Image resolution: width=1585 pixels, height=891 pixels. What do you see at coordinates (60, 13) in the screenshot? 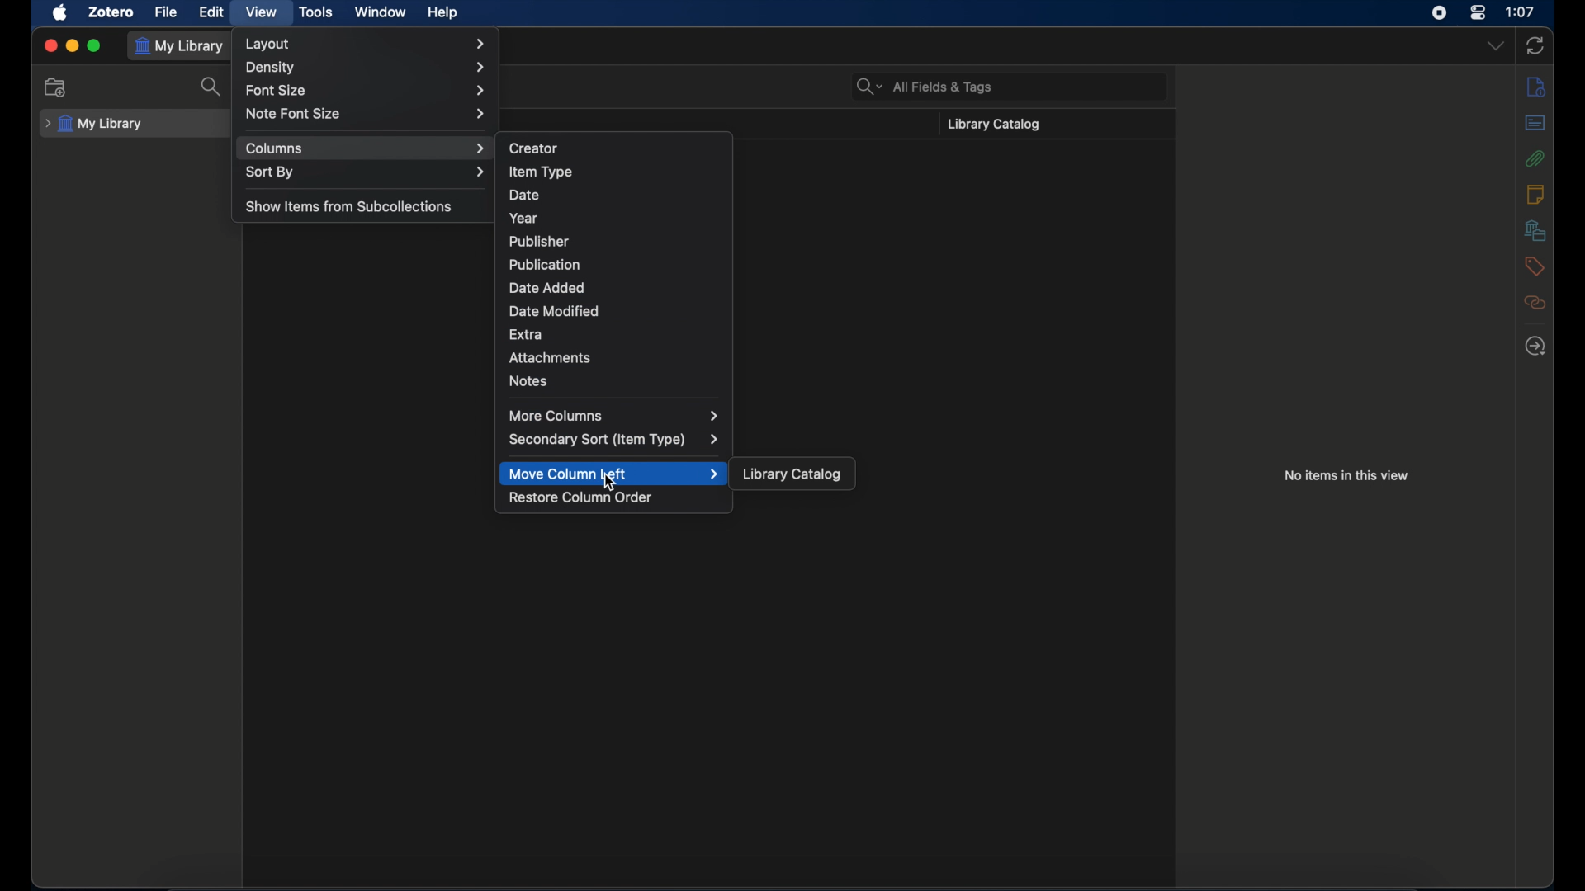
I see `apple` at bounding box center [60, 13].